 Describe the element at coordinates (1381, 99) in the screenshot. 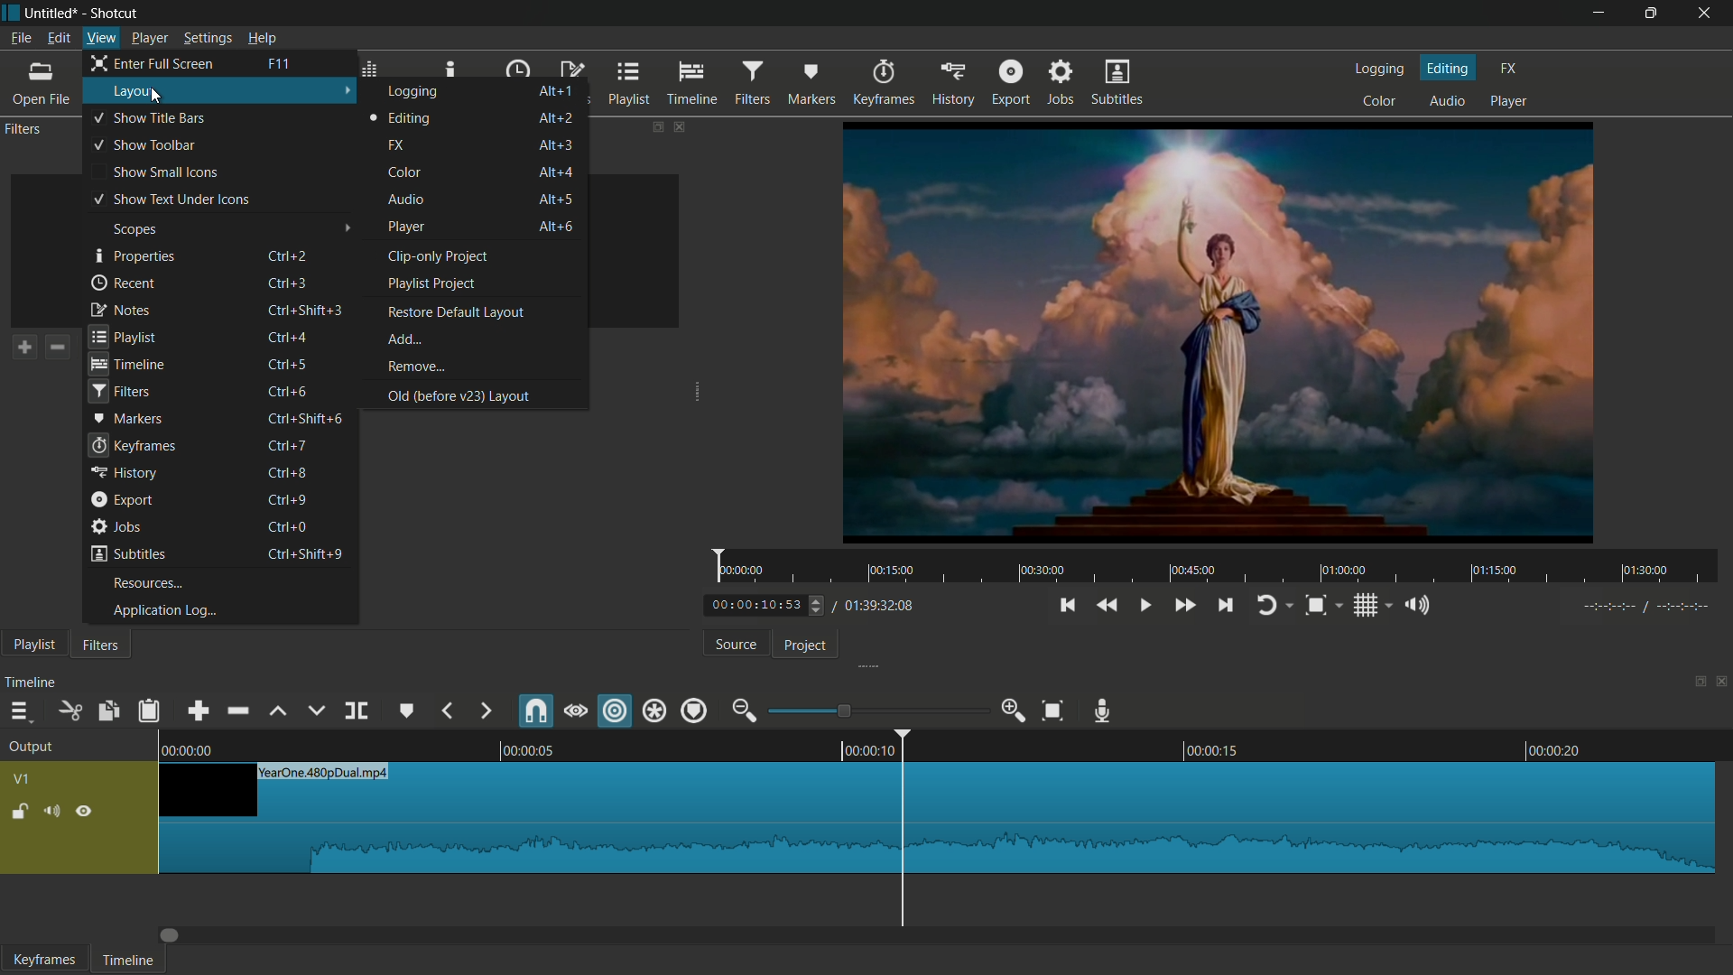

I see `color` at that location.